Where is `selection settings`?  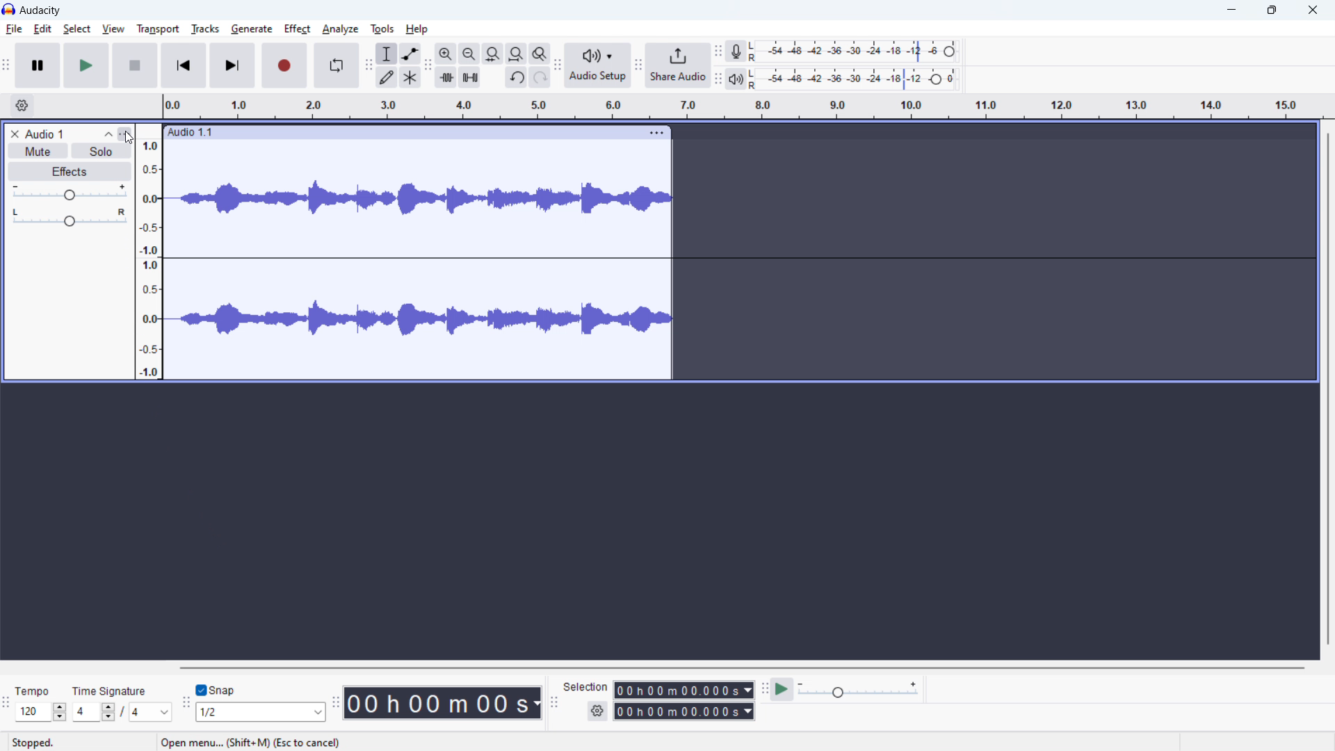
selection settings is located at coordinates (599, 711).